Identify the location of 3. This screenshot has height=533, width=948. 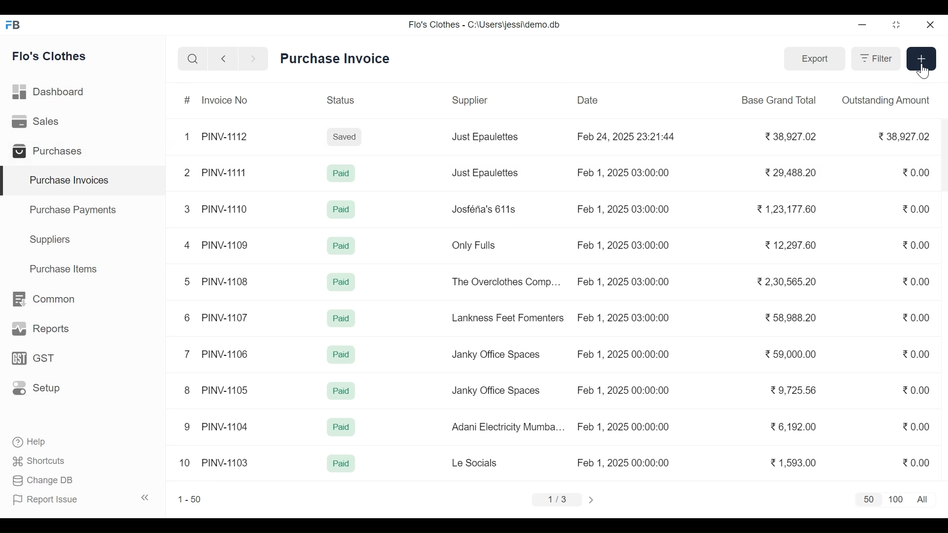
(188, 208).